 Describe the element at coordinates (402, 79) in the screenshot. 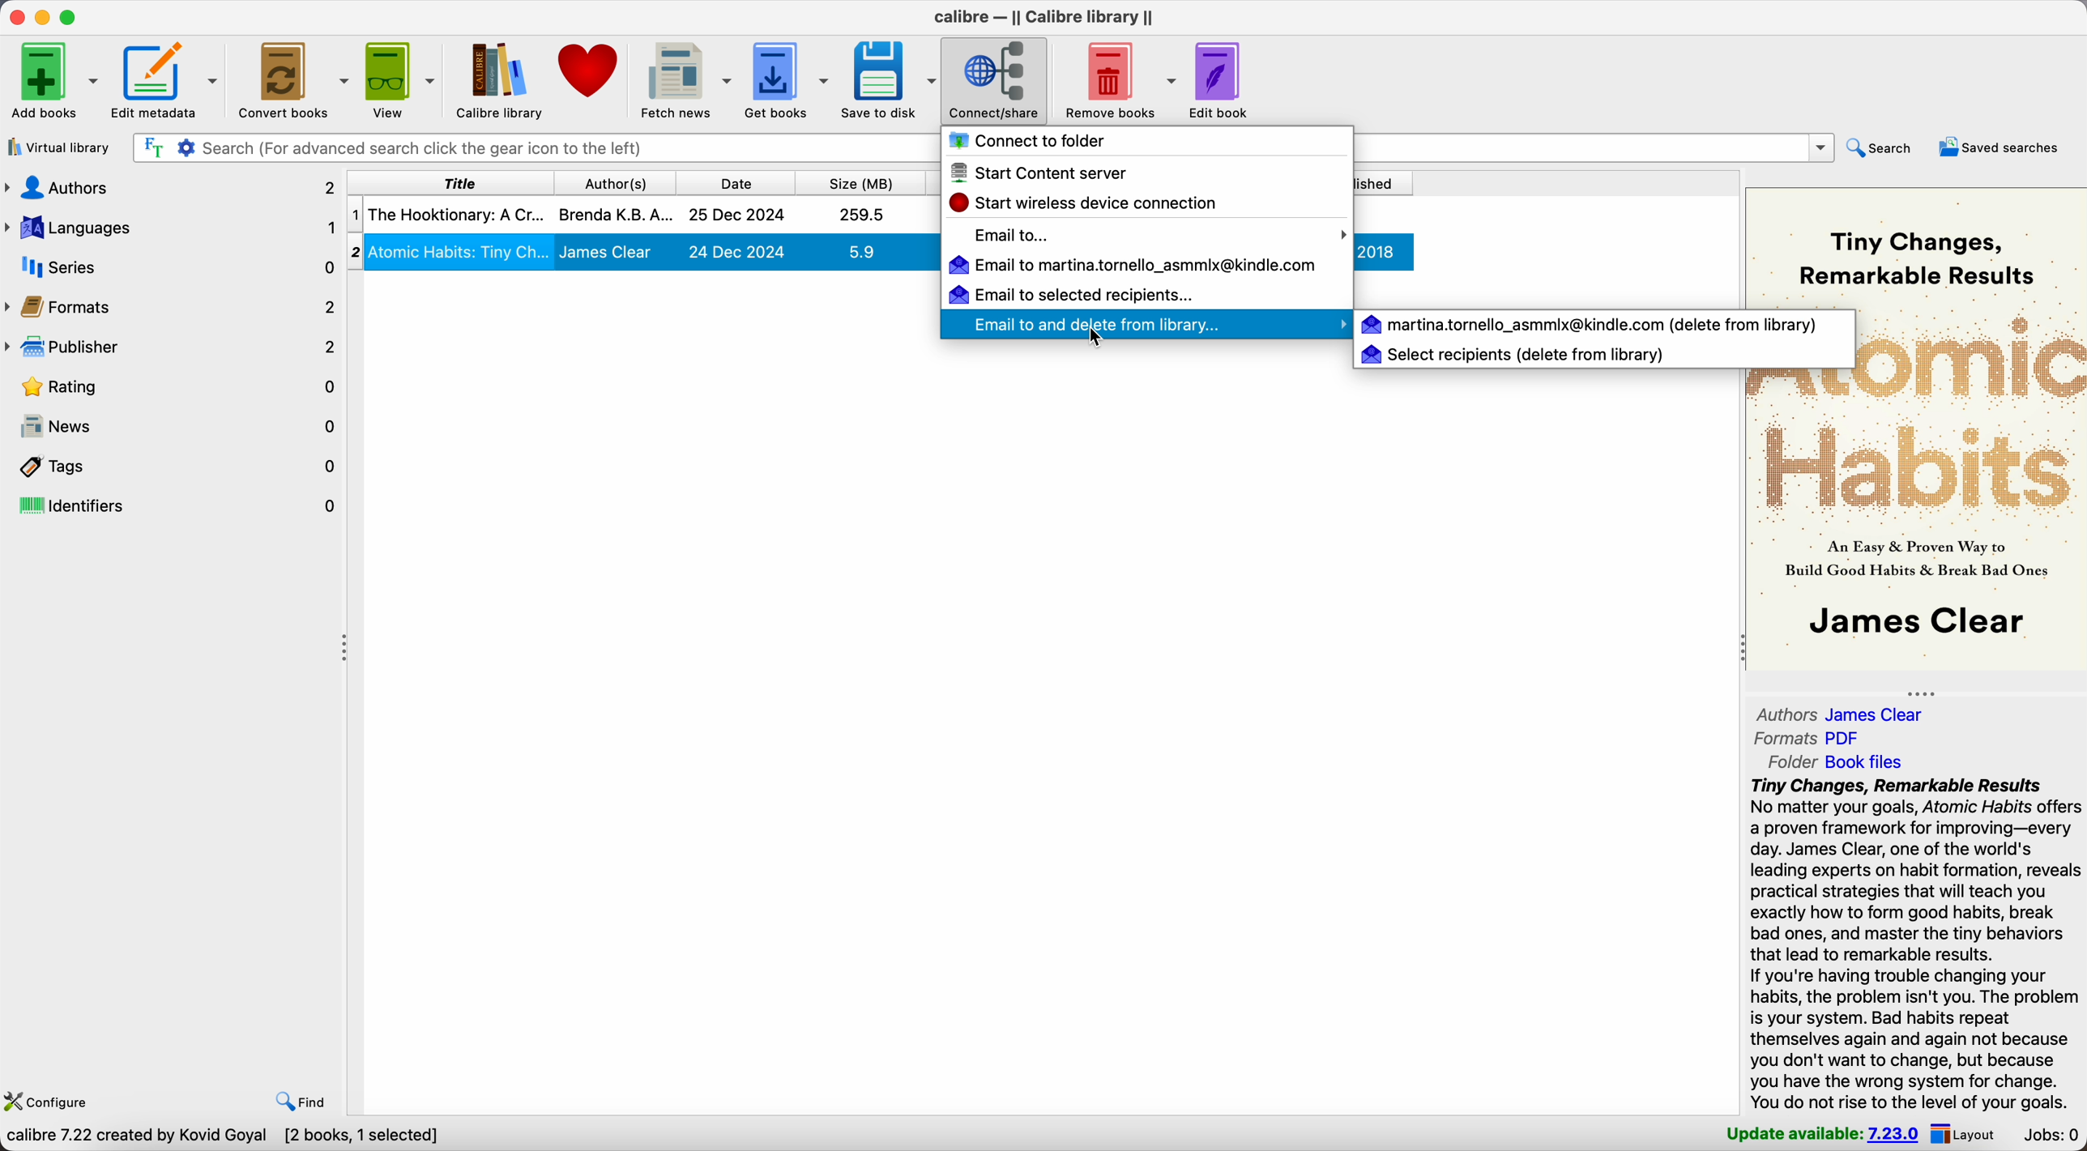

I see `view` at that location.